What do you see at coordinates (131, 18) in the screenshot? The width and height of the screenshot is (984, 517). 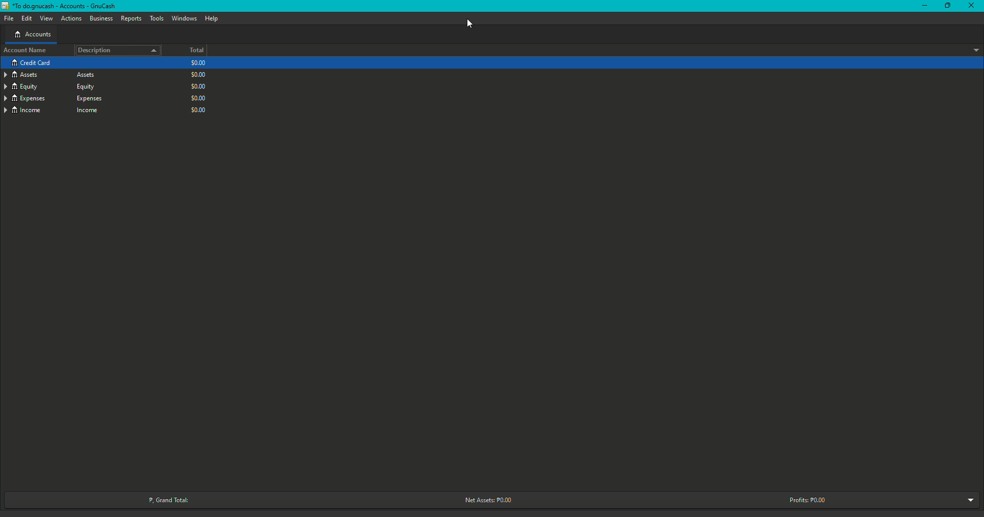 I see `Reports` at bounding box center [131, 18].